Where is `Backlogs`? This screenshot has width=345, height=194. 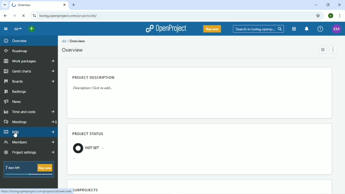 Backlogs is located at coordinates (19, 92).